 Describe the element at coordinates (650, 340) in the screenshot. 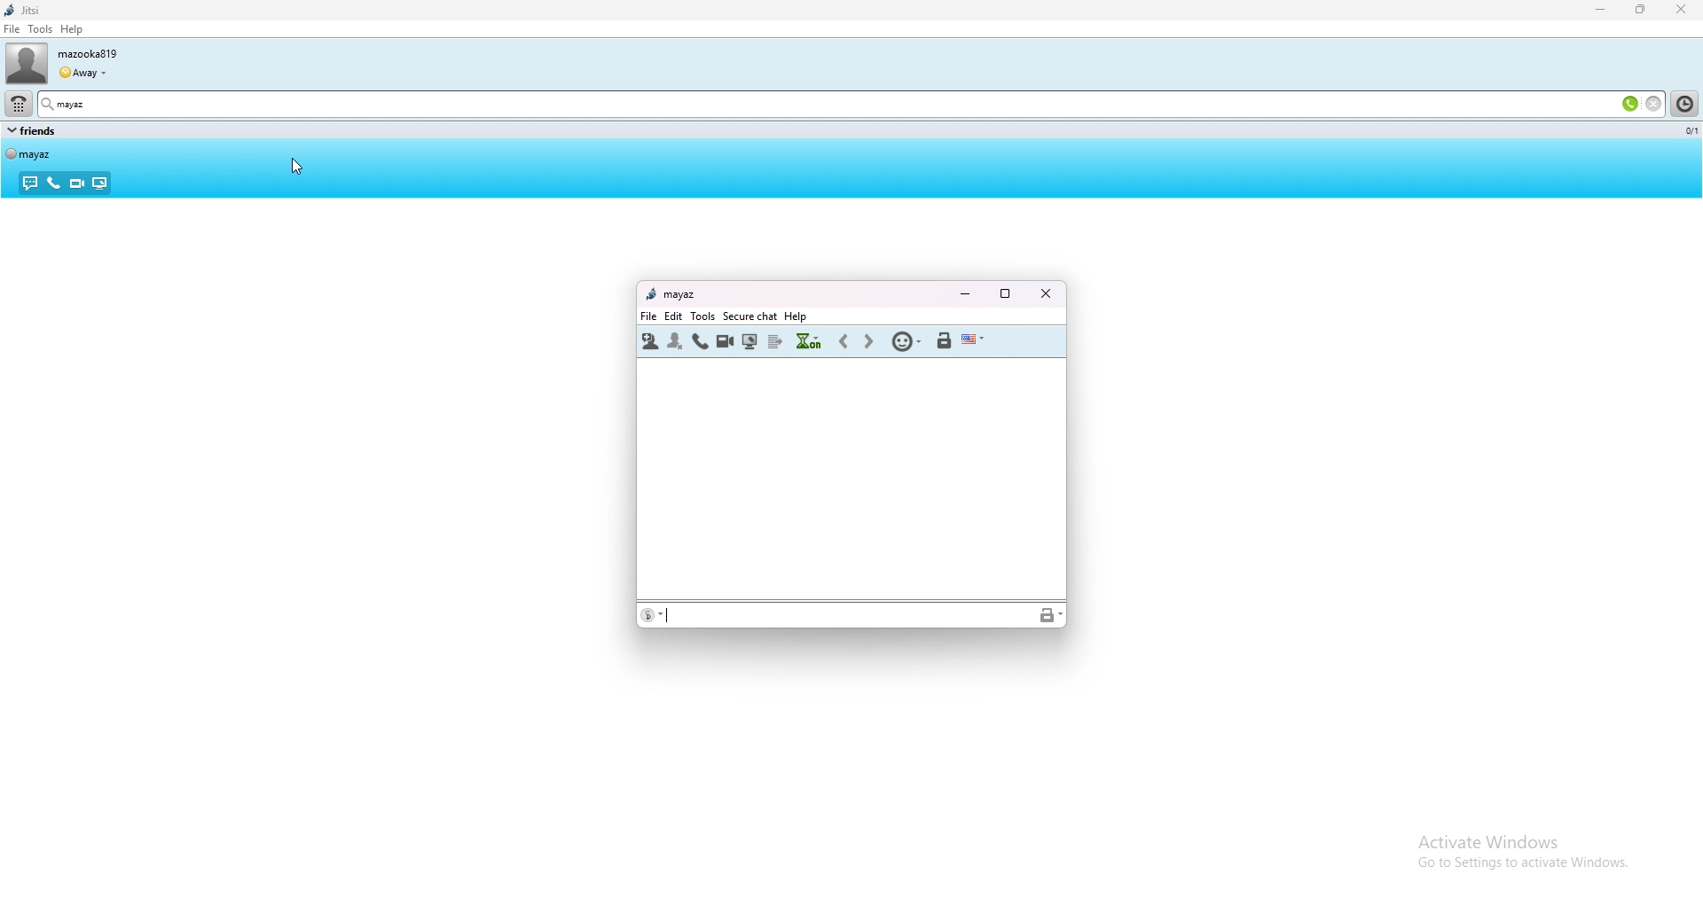

I see `invite` at that location.